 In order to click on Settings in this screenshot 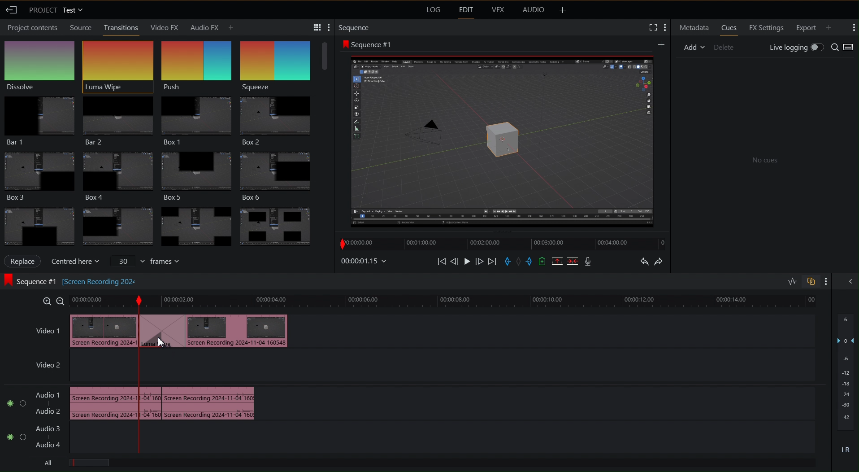, I will do `click(314, 26)`.